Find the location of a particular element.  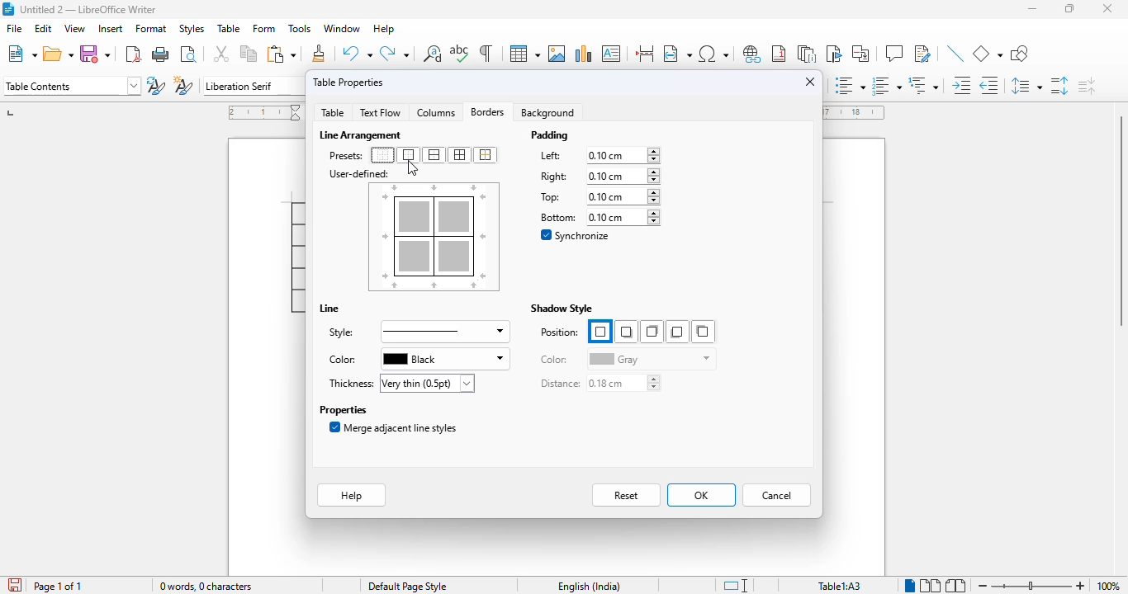

logo is located at coordinates (7, 9).